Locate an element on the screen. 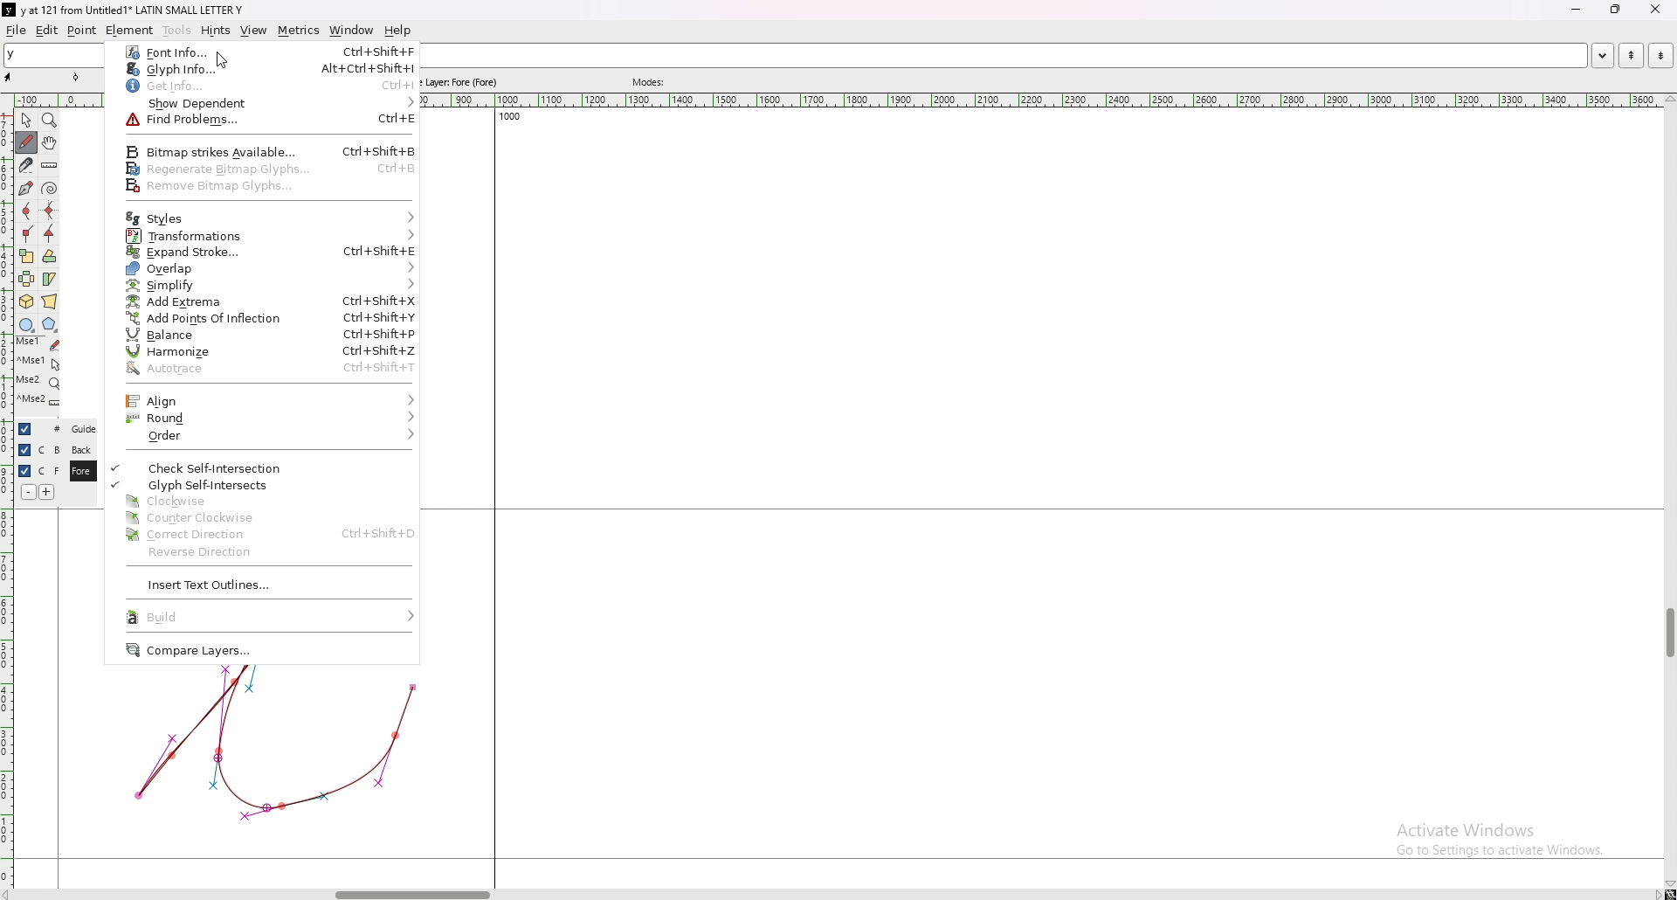  element is located at coordinates (129, 30).